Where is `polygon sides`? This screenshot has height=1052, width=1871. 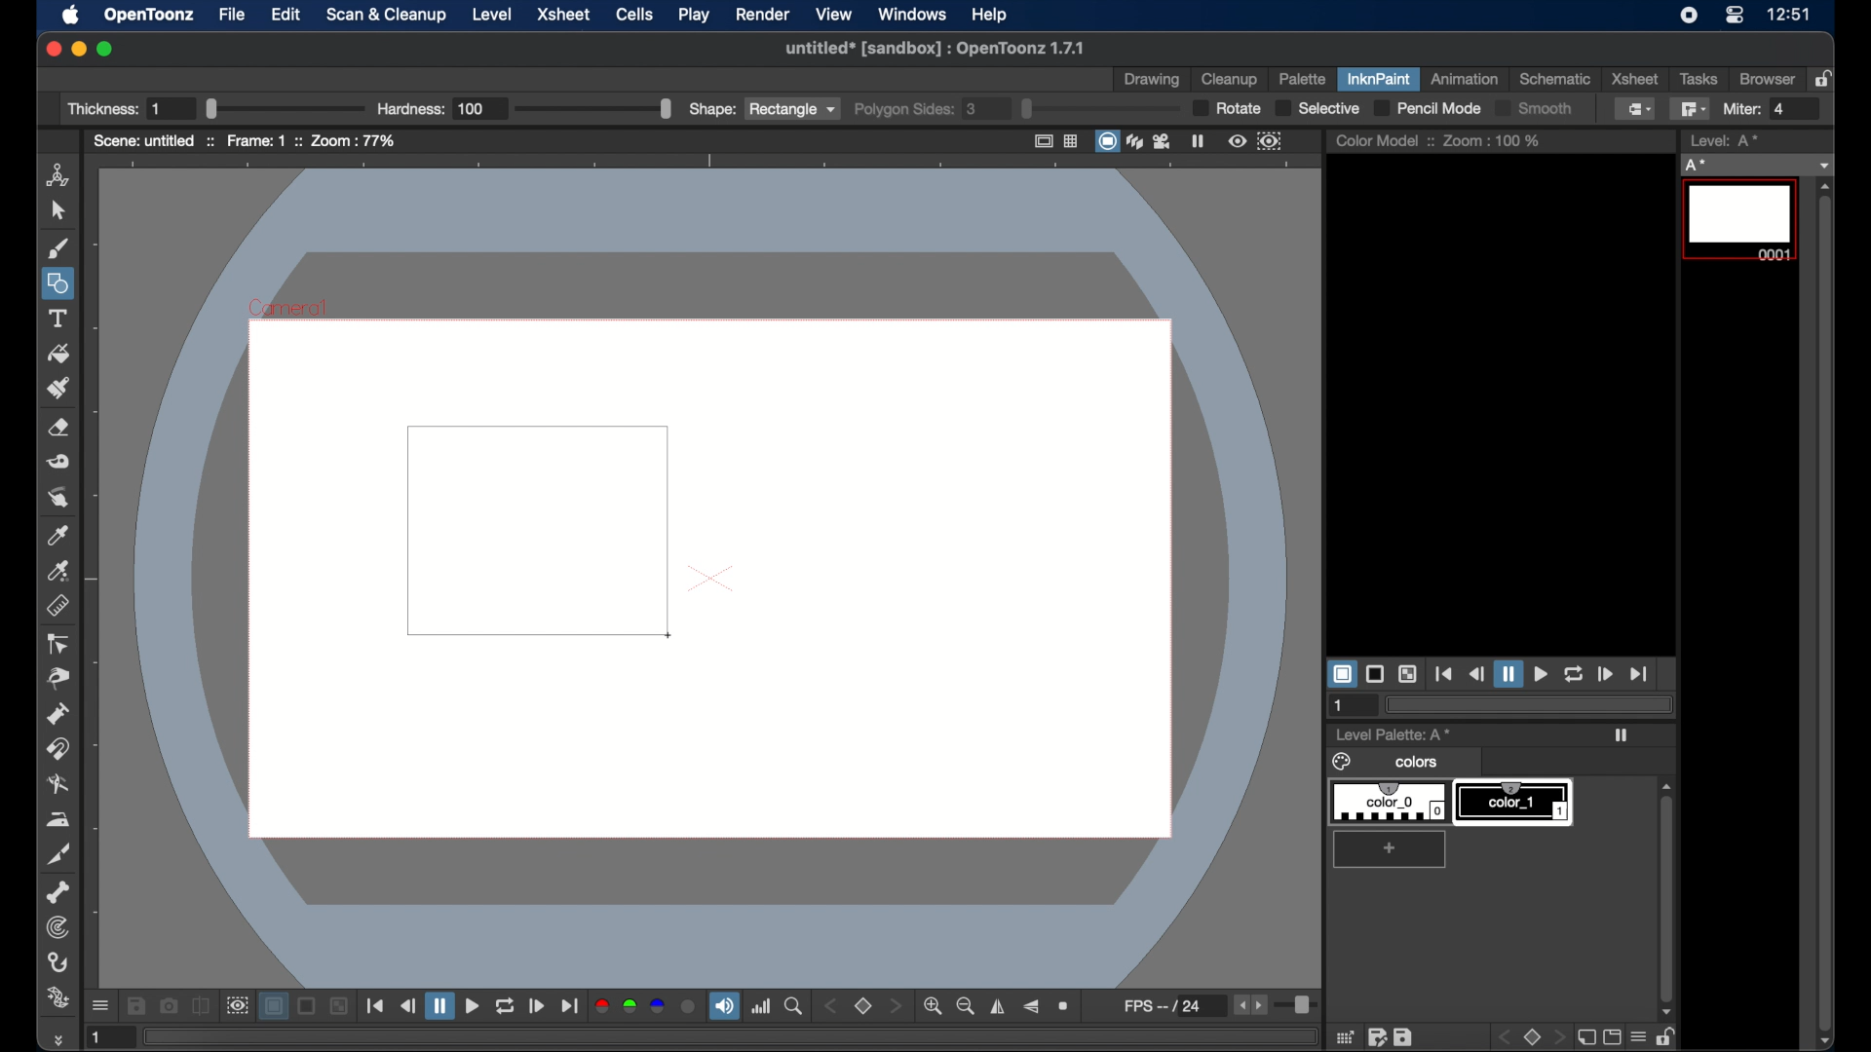 polygon sides is located at coordinates (1014, 109).